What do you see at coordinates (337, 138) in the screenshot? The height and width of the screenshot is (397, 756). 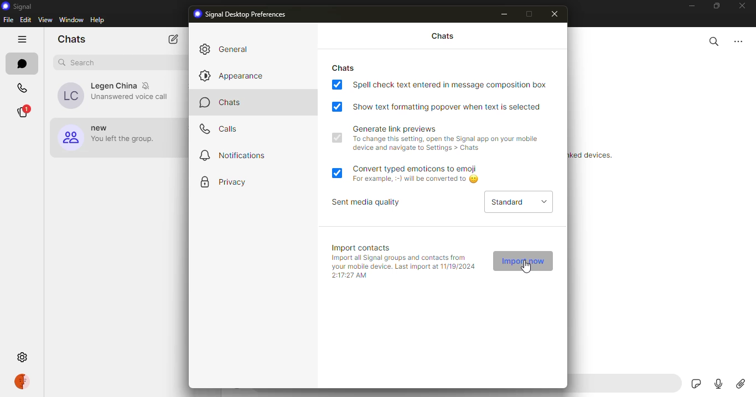 I see `enabled` at bounding box center [337, 138].